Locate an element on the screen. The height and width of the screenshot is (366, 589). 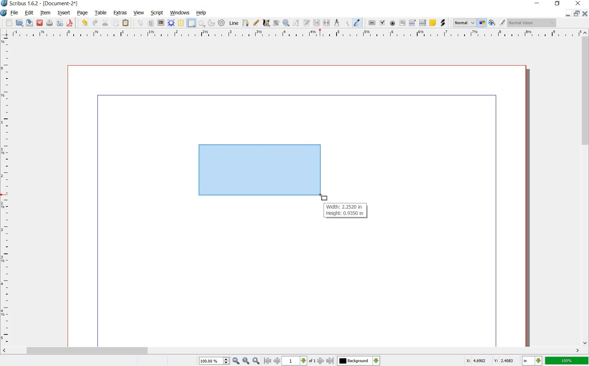
VIEW is located at coordinates (138, 13).